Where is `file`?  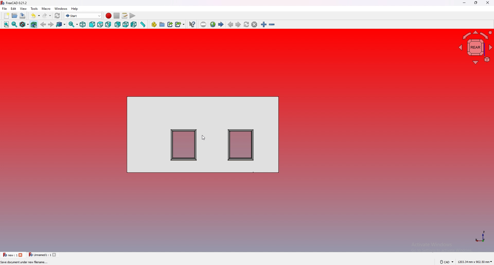 file is located at coordinates (4, 8).